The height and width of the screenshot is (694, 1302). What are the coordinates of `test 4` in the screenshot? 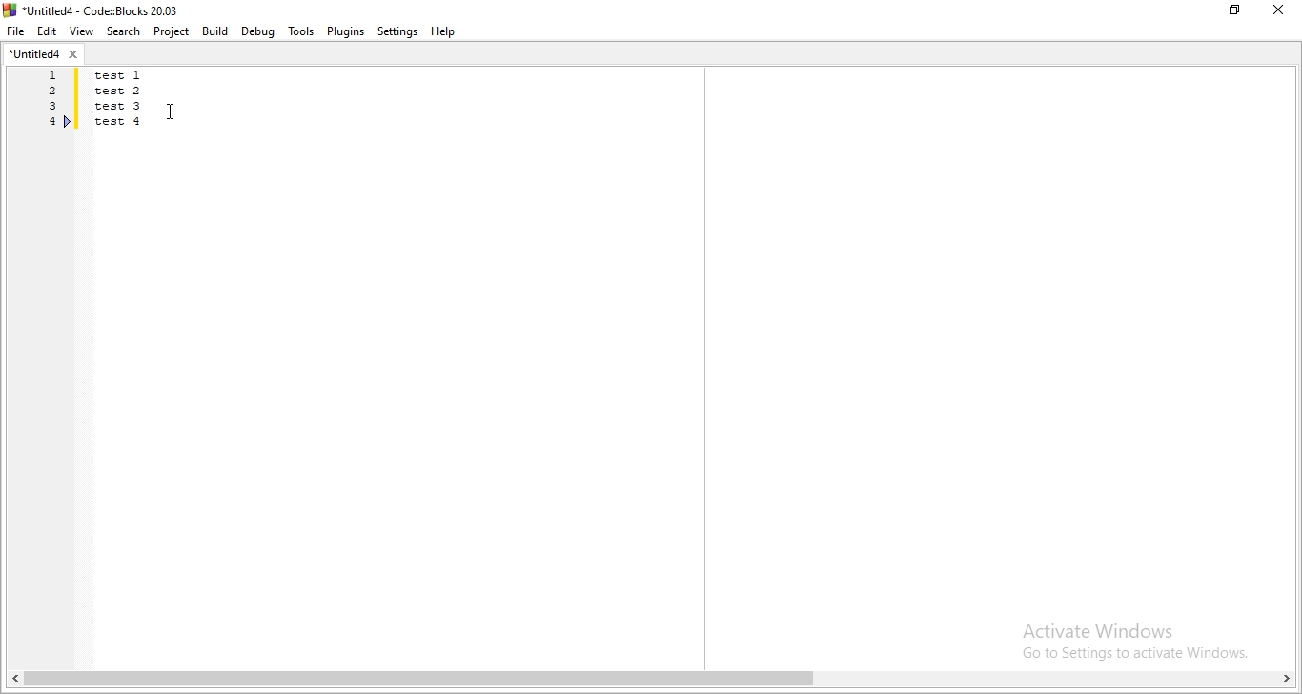 It's located at (120, 121).